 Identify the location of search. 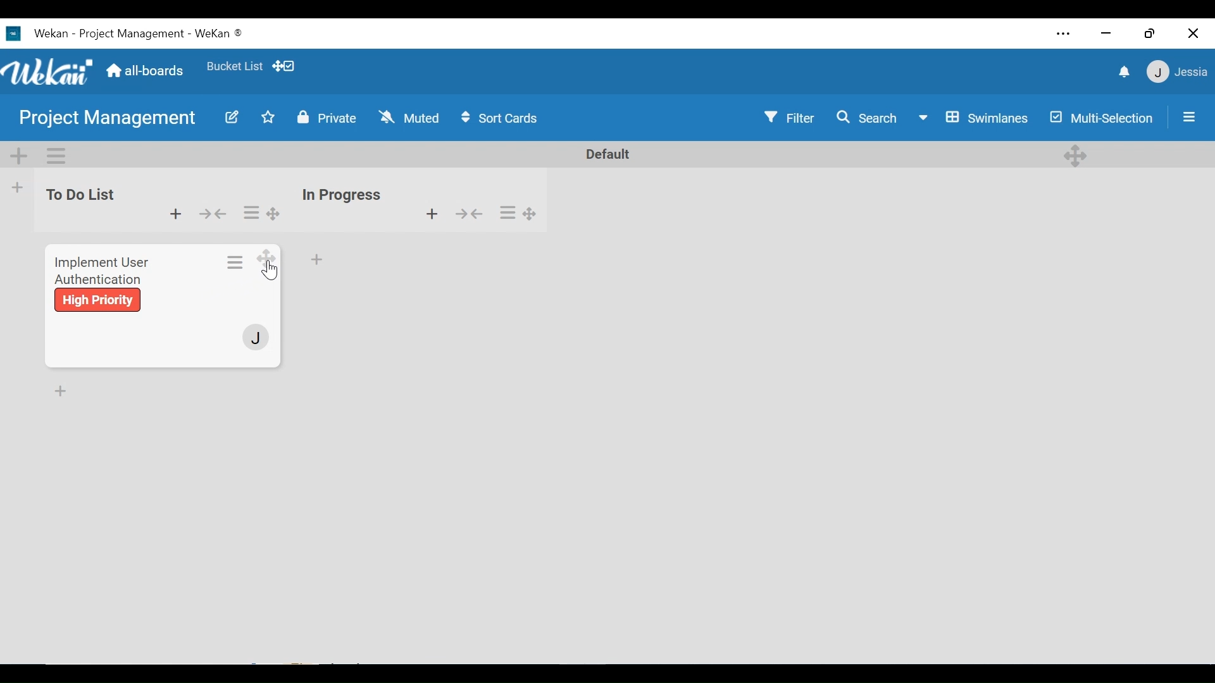
(866, 118).